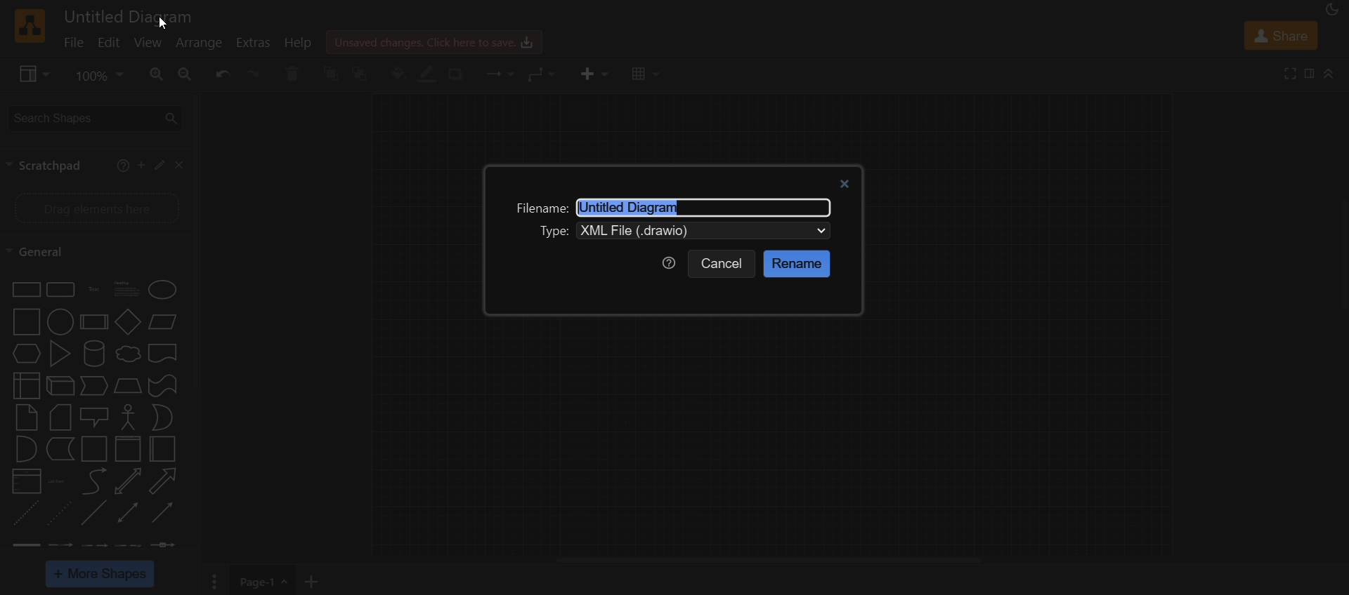  What do you see at coordinates (30, 74) in the screenshot?
I see `view` at bounding box center [30, 74].